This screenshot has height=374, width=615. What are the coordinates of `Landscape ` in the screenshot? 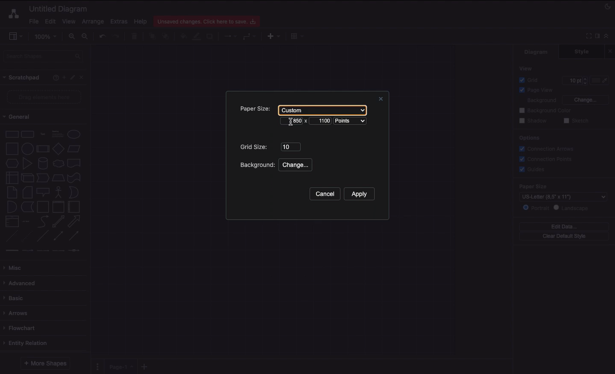 It's located at (573, 208).